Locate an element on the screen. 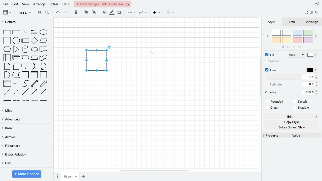 The width and height of the screenshot is (322, 181). line is located at coordinates (272, 70).